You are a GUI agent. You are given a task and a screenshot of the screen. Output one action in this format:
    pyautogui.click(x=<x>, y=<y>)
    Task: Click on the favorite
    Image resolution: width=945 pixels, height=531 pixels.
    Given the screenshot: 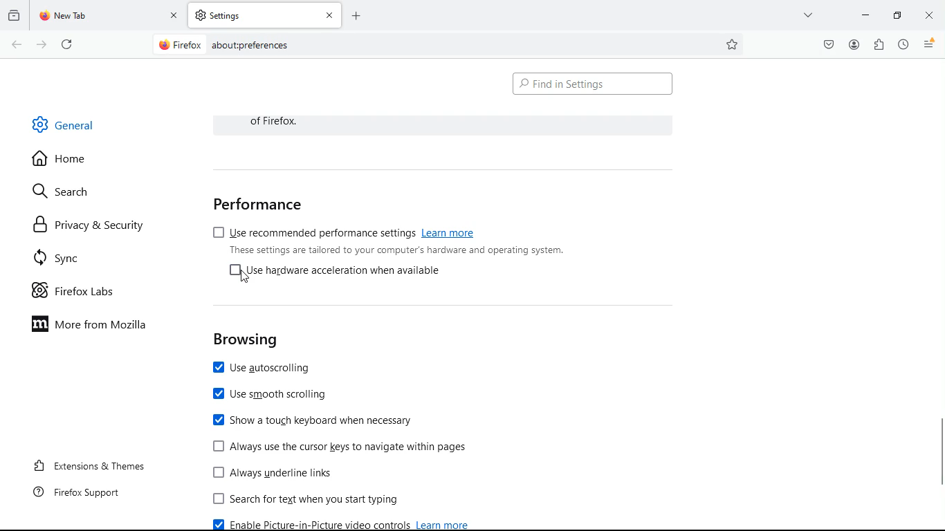 What is the action you would take?
    pyautogui.click(x=733, y=45)
    